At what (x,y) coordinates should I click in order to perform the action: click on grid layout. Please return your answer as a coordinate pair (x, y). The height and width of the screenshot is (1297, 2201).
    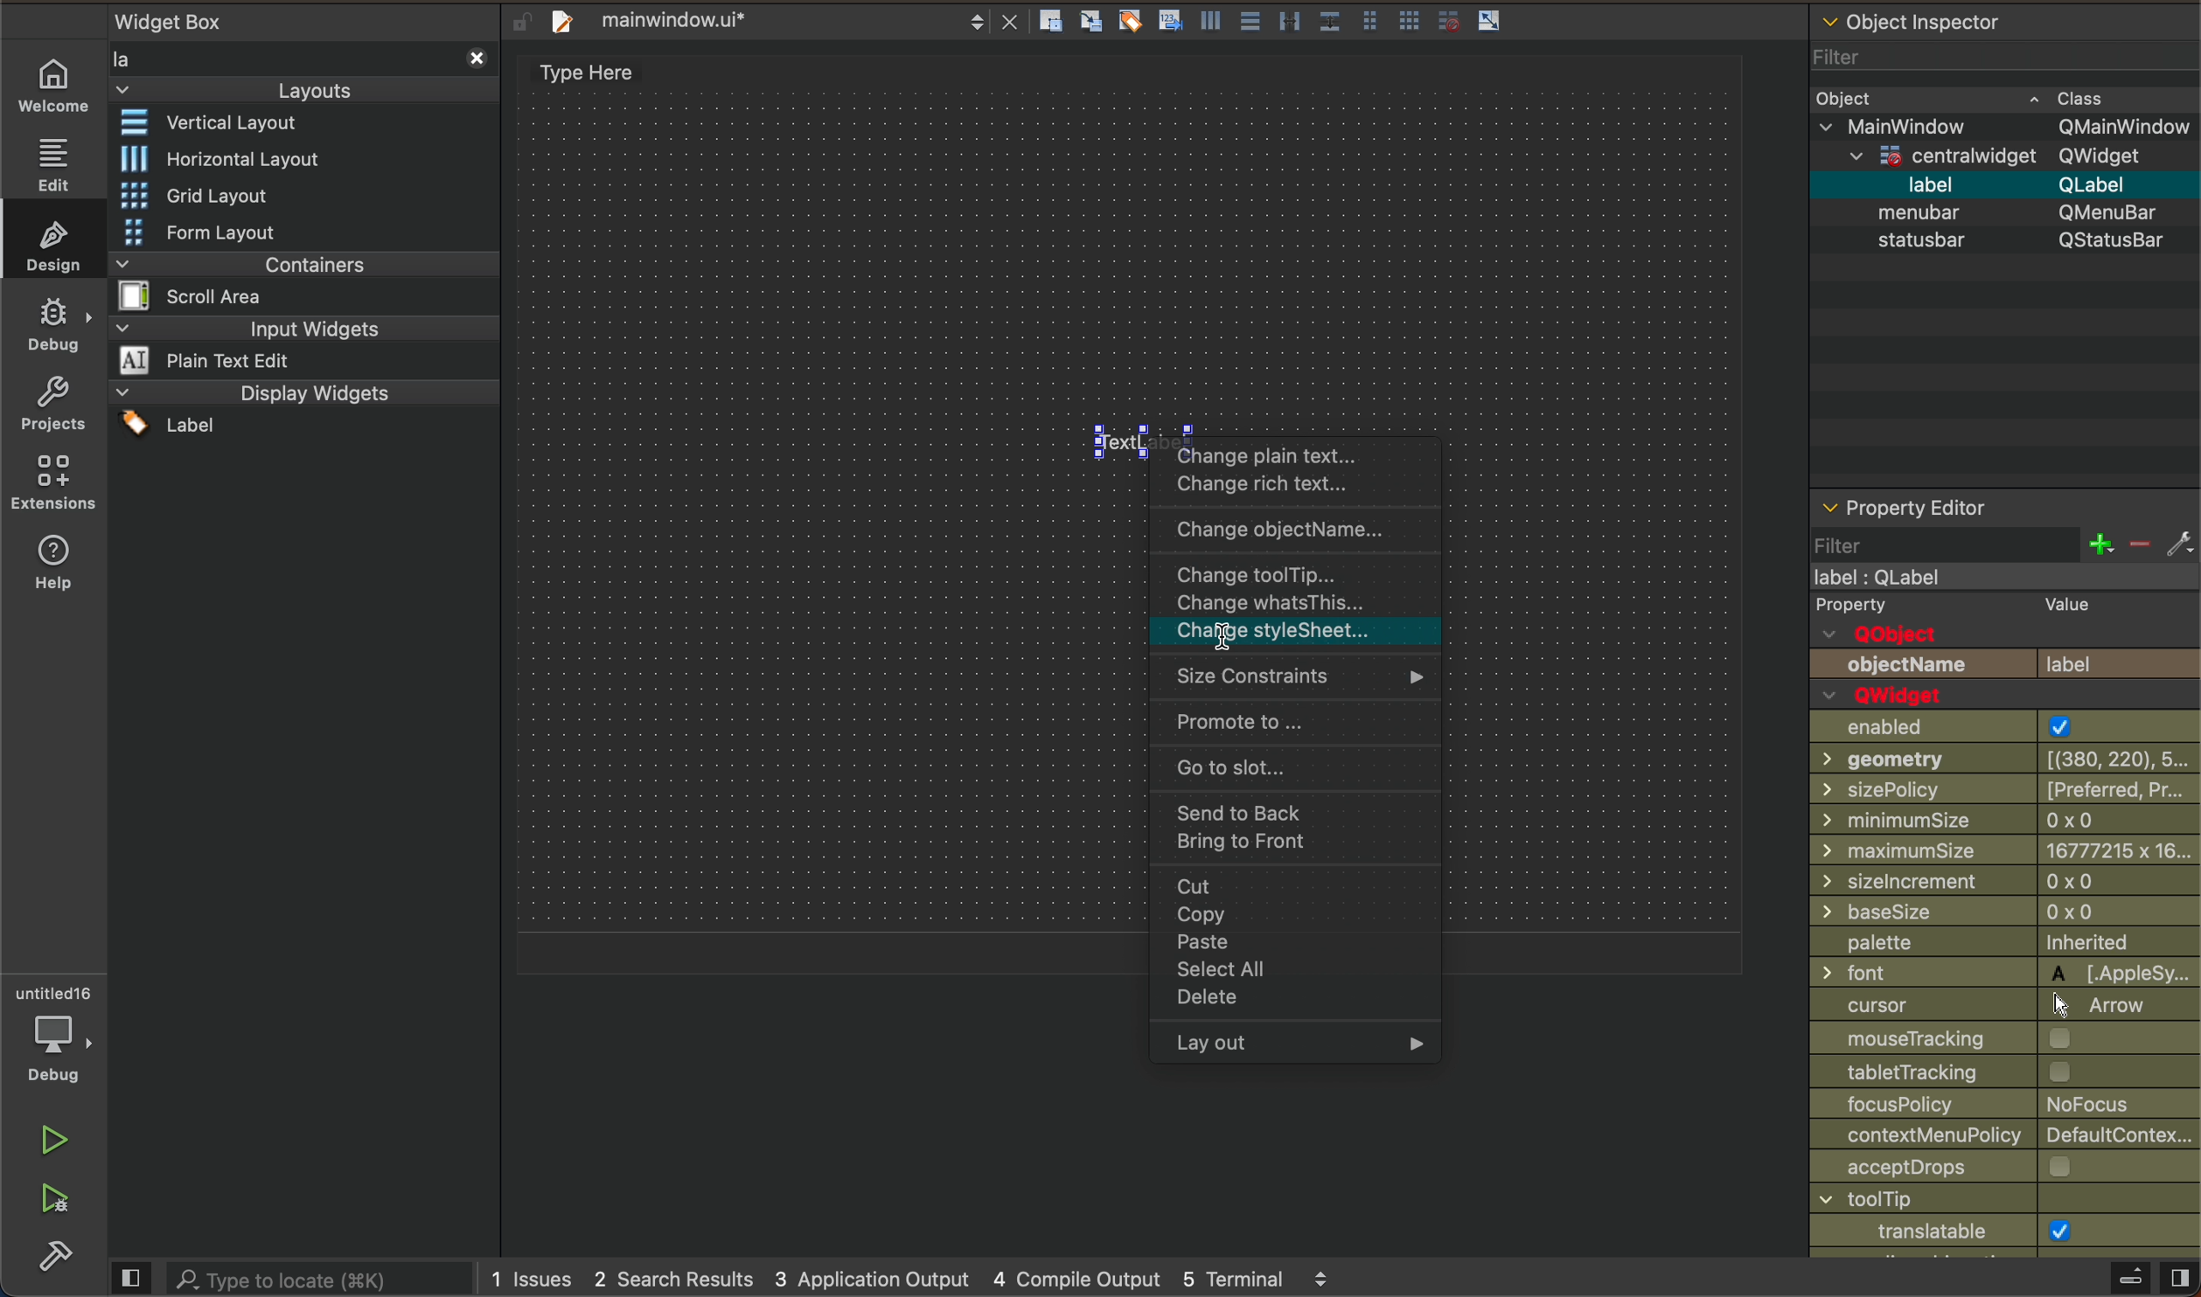
    Looking at the image, I should click on (225, 197).